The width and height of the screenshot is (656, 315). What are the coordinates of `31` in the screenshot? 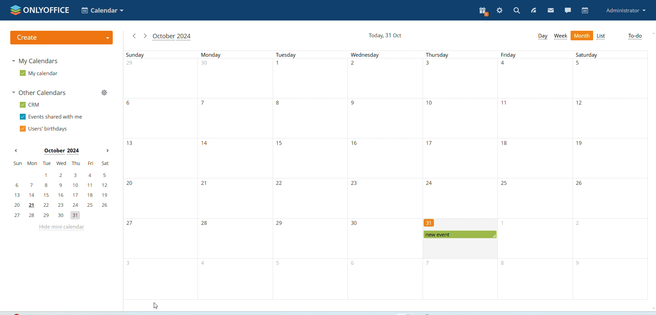 It's located at (432, 223).